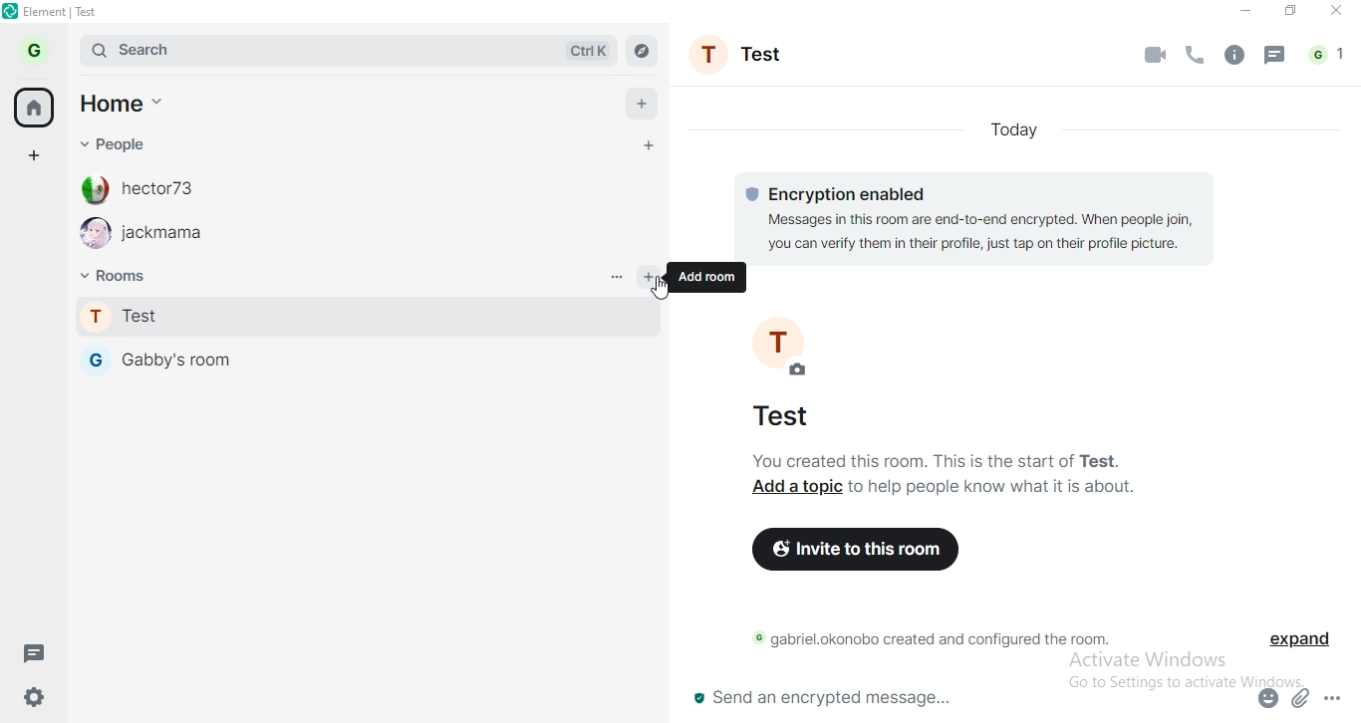  Describe the element at coordinates (1335, 698) in the screenshot. I see `options` at that location.